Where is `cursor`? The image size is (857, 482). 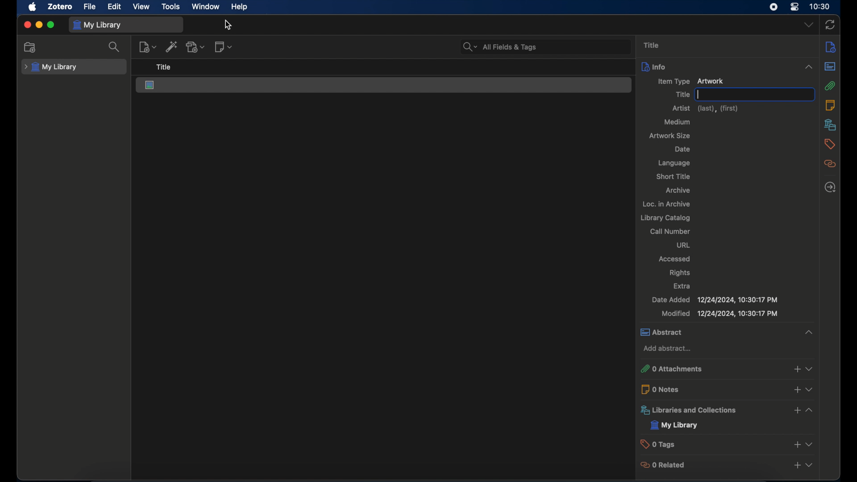
cursor is located at coordinates (228, 25).